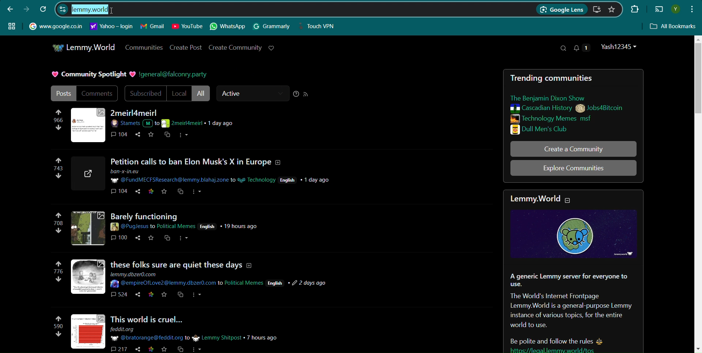 The image size is (702, 353). What do you see at coordinates (159, 318) in the screenshot?
I see `This world is cruel` at bounding box center [159, 318].